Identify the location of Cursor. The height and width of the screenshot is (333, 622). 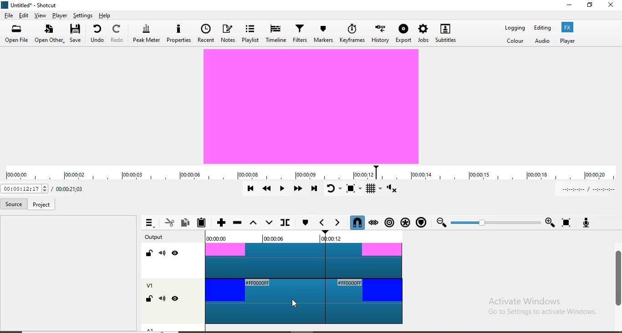
(295, 303).